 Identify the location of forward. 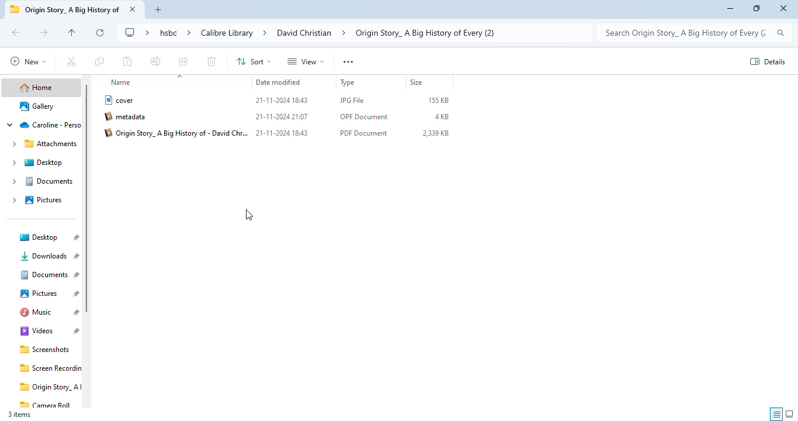
(44, 33).